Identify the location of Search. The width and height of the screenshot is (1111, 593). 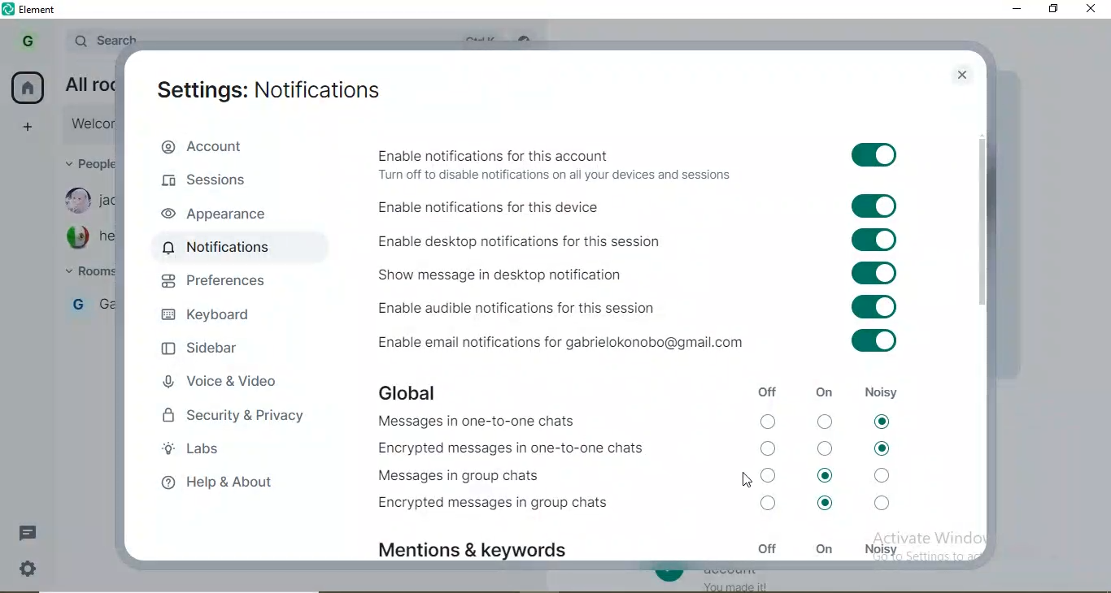
(102, 40).